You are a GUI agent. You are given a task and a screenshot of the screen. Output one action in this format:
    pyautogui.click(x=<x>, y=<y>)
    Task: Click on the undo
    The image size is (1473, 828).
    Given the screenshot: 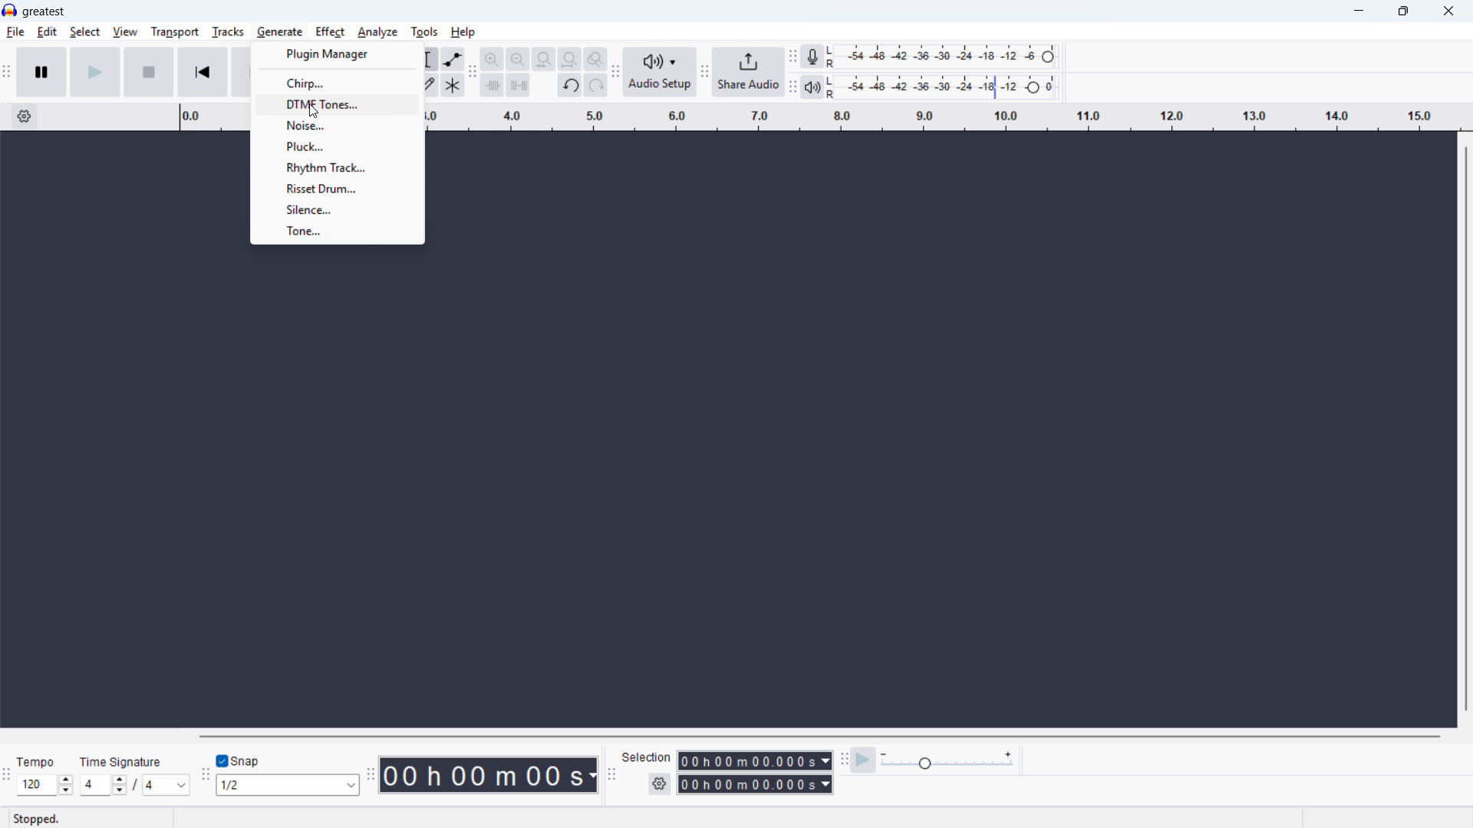 What is the action you would take?
    pyautogui.click(x=570, y=87)
    